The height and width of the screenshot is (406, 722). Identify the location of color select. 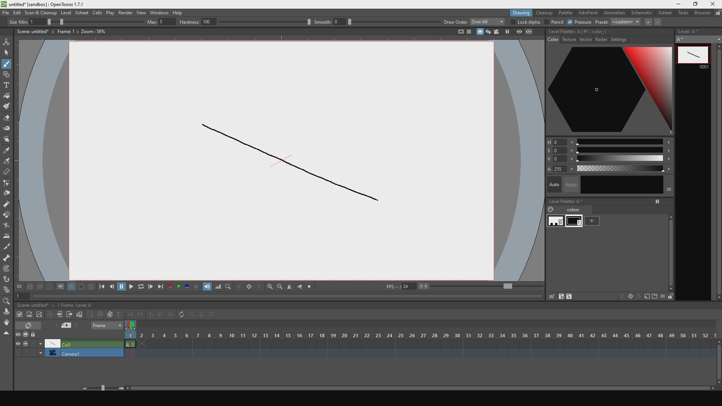
(7, 162).